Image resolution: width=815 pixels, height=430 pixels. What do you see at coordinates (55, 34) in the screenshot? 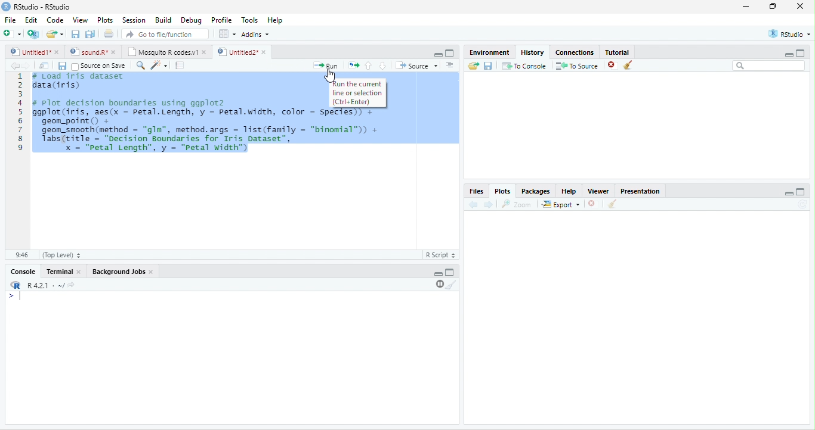
I see `open file` at bounding box center [55, 34].